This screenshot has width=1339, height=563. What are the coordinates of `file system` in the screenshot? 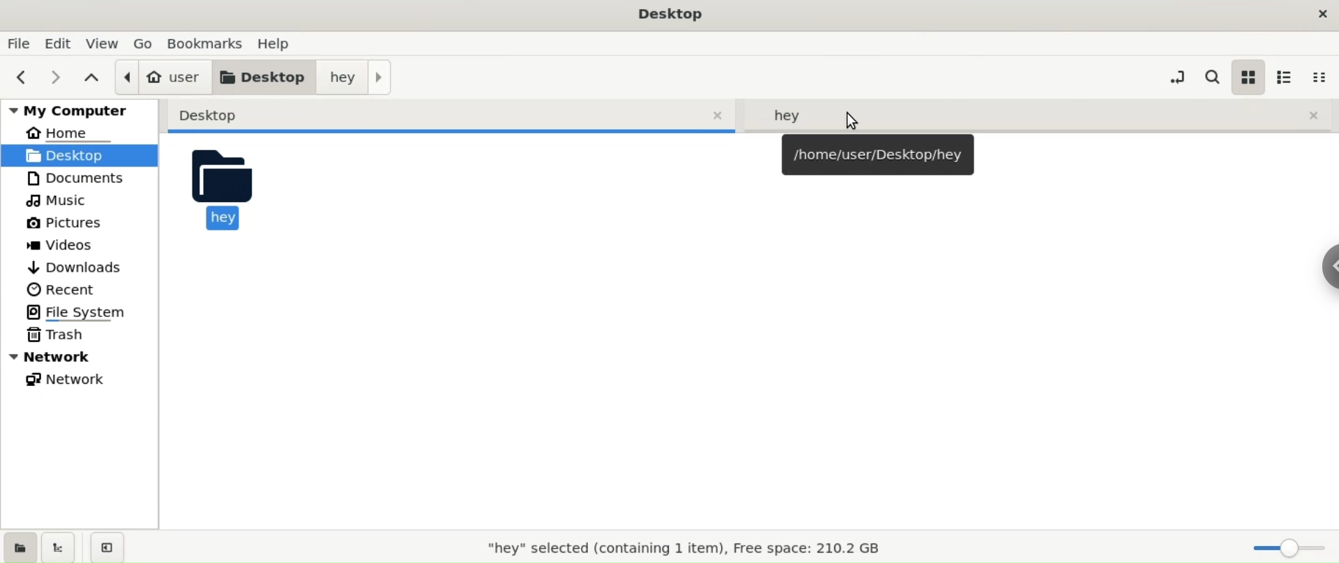 It's located at (86, 312).